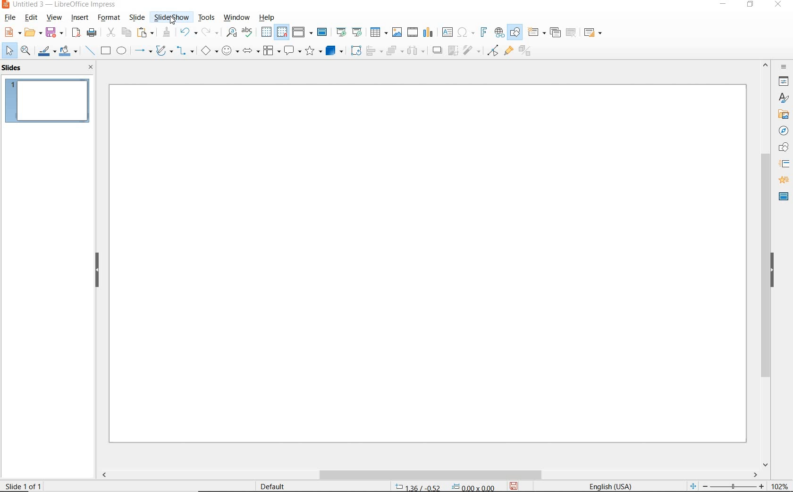 The image size is (793, 492). I want to click on THREE OBJECTS TO DISTRIBUTE, so click(415, 52).